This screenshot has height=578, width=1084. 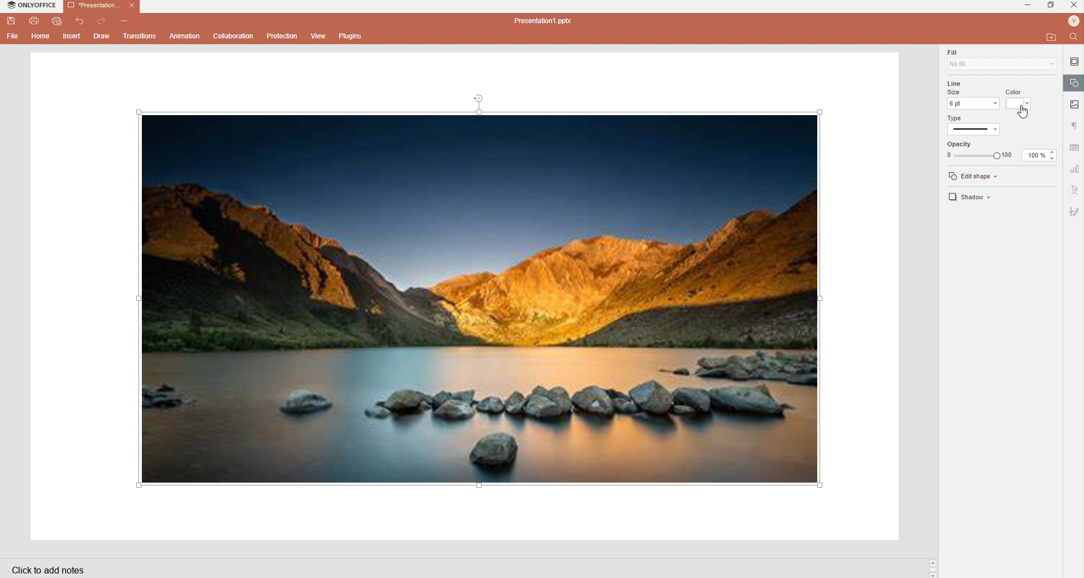 What do you see at coordinates (486, 300) in the screenshot?
I see `Image` at bounding box center [486, 300].